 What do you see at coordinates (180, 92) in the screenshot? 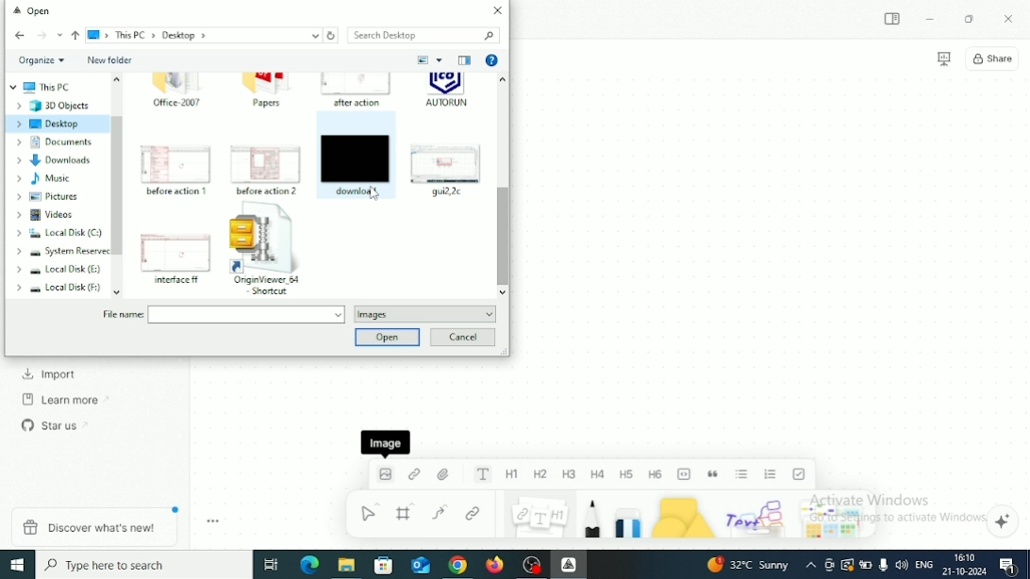
I see `Office 2007` at bounding box center [180, 92].